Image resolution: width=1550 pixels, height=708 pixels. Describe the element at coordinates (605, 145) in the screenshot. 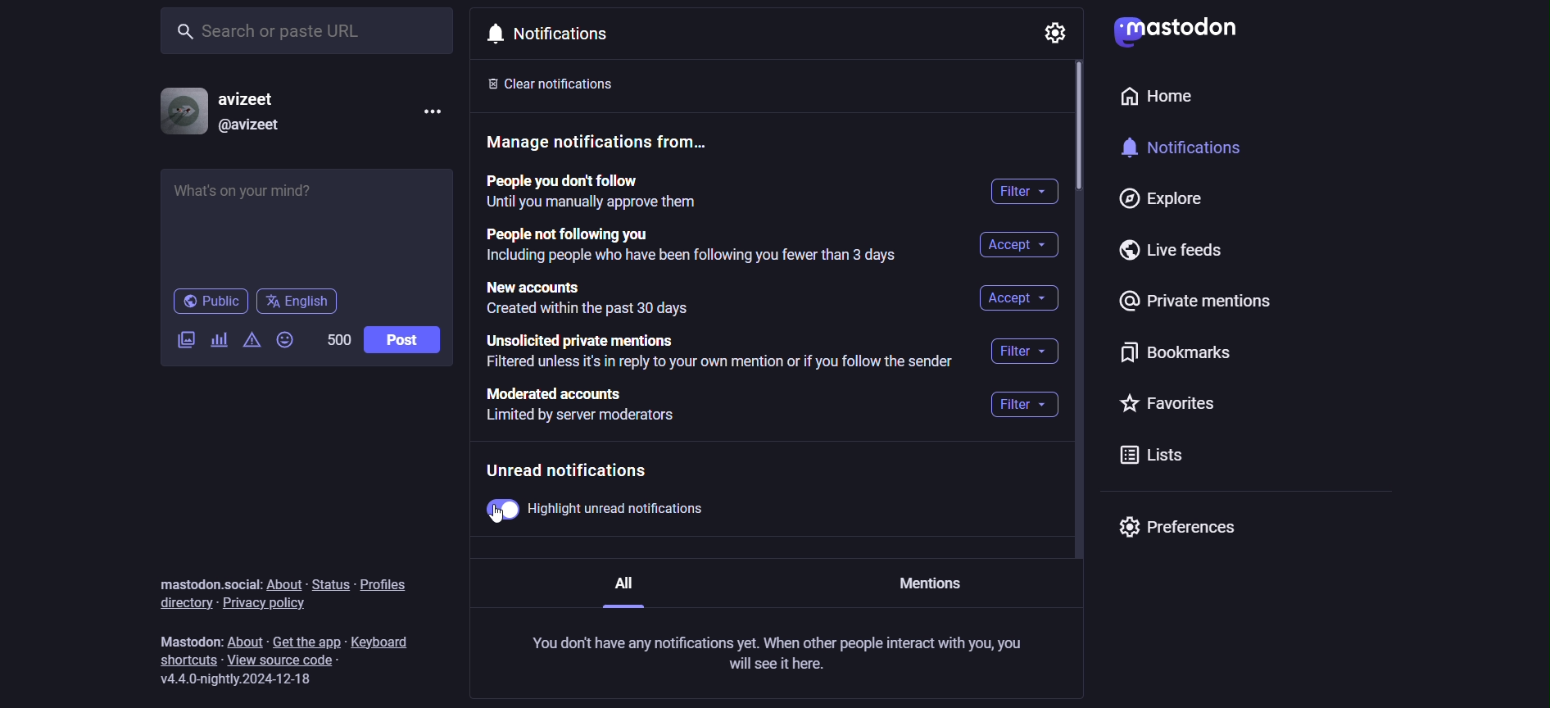

I see `manage notification from` at that location.